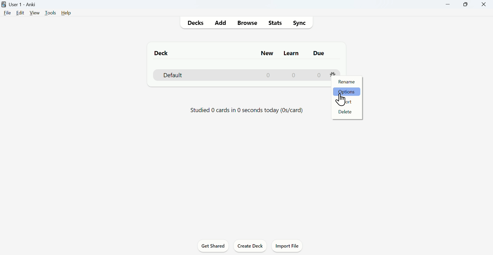  Describe the element at coordinates (346, 92) in the screenshot. I see `Options` at that location.